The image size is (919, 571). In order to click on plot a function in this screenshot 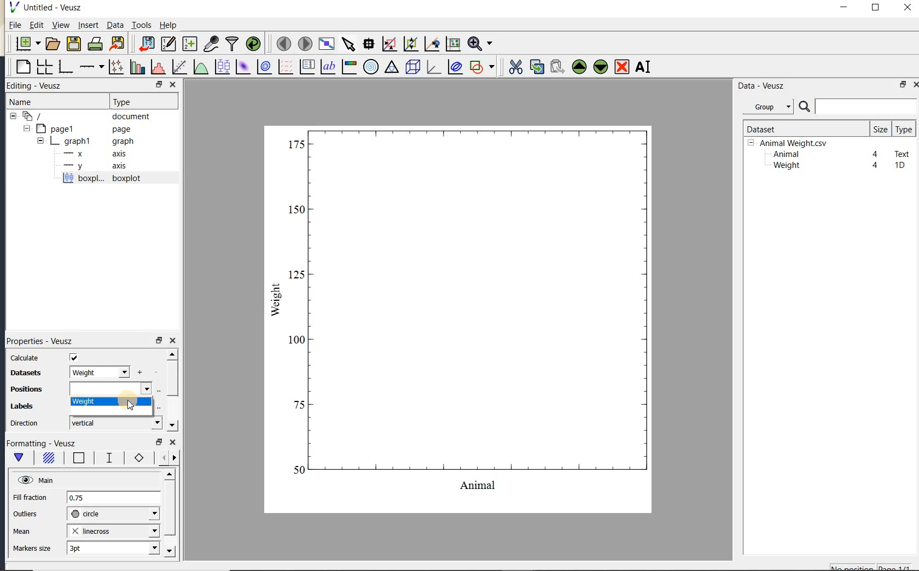, I will do `click(200, 68)`.